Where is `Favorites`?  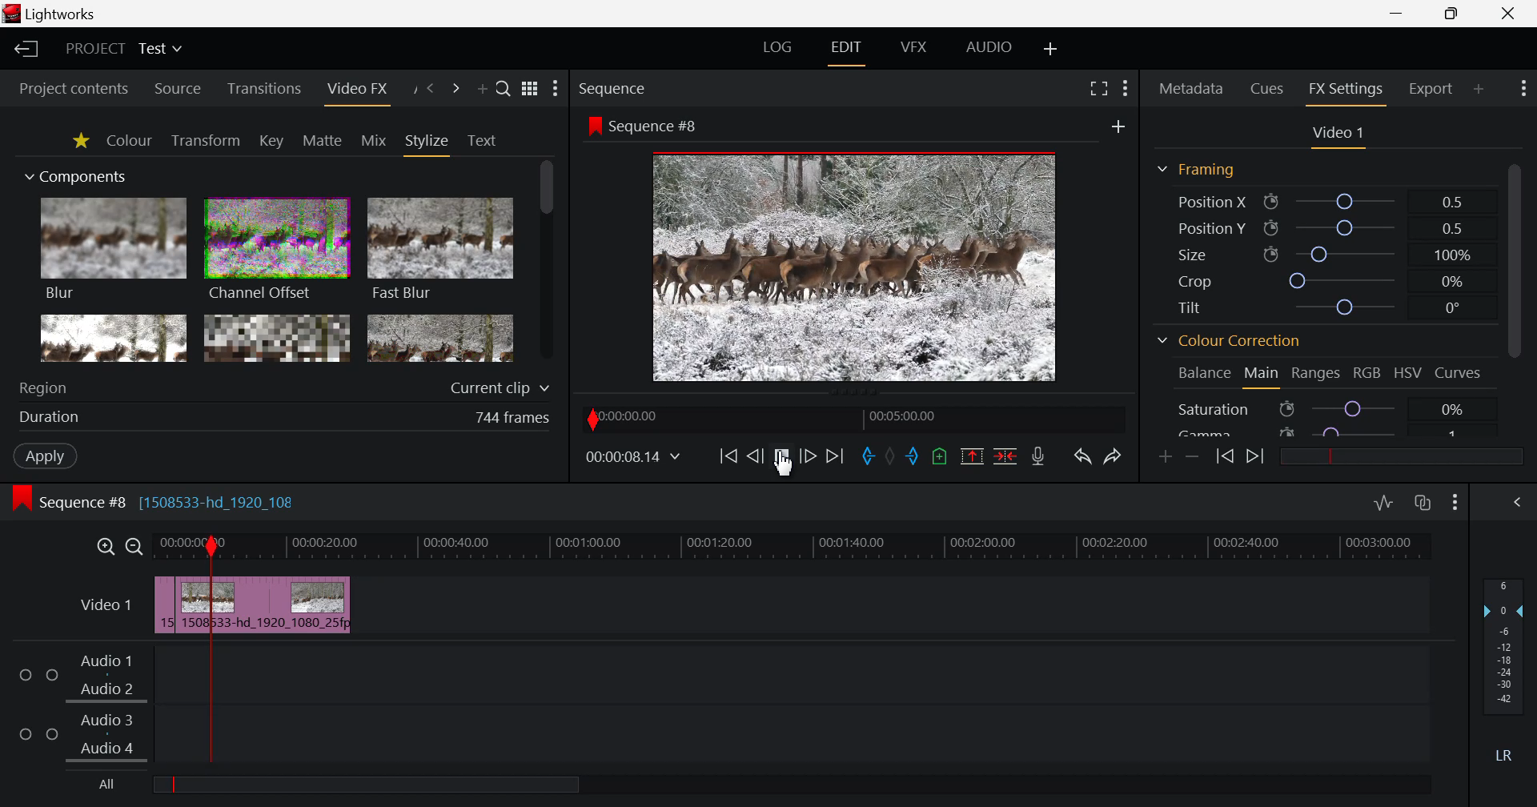
Favorites is located at coordinates (78, 141).